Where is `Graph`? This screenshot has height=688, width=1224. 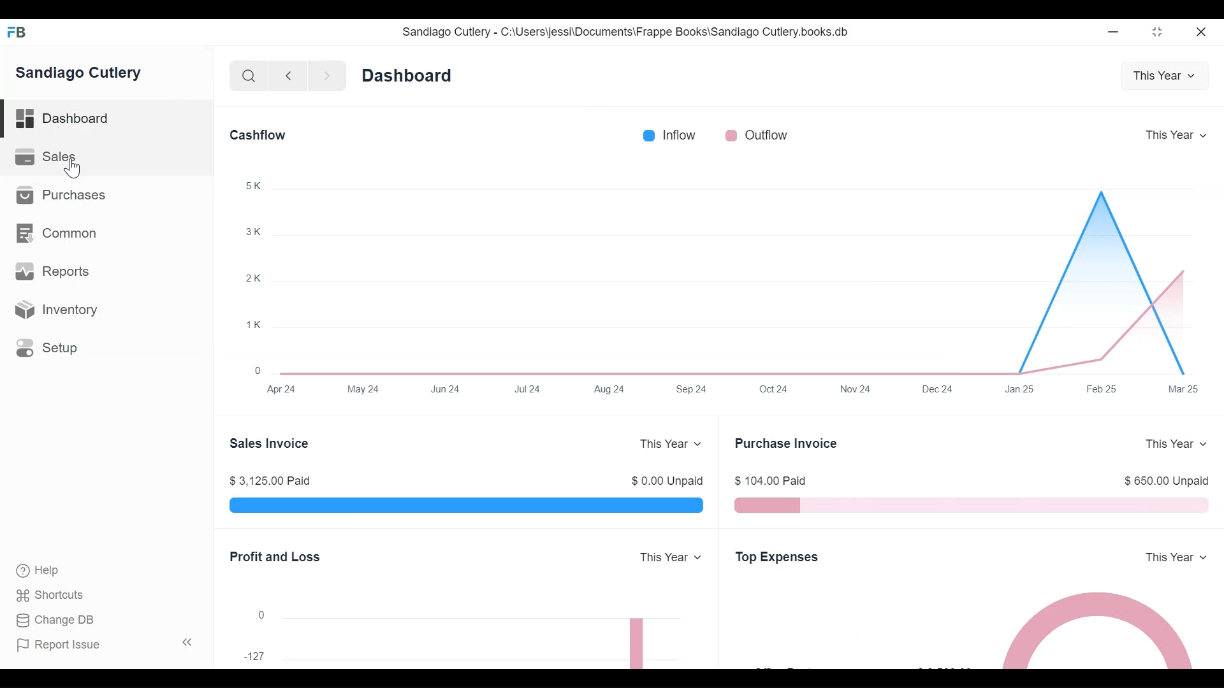
Graph is located at coordinates (723, 285).